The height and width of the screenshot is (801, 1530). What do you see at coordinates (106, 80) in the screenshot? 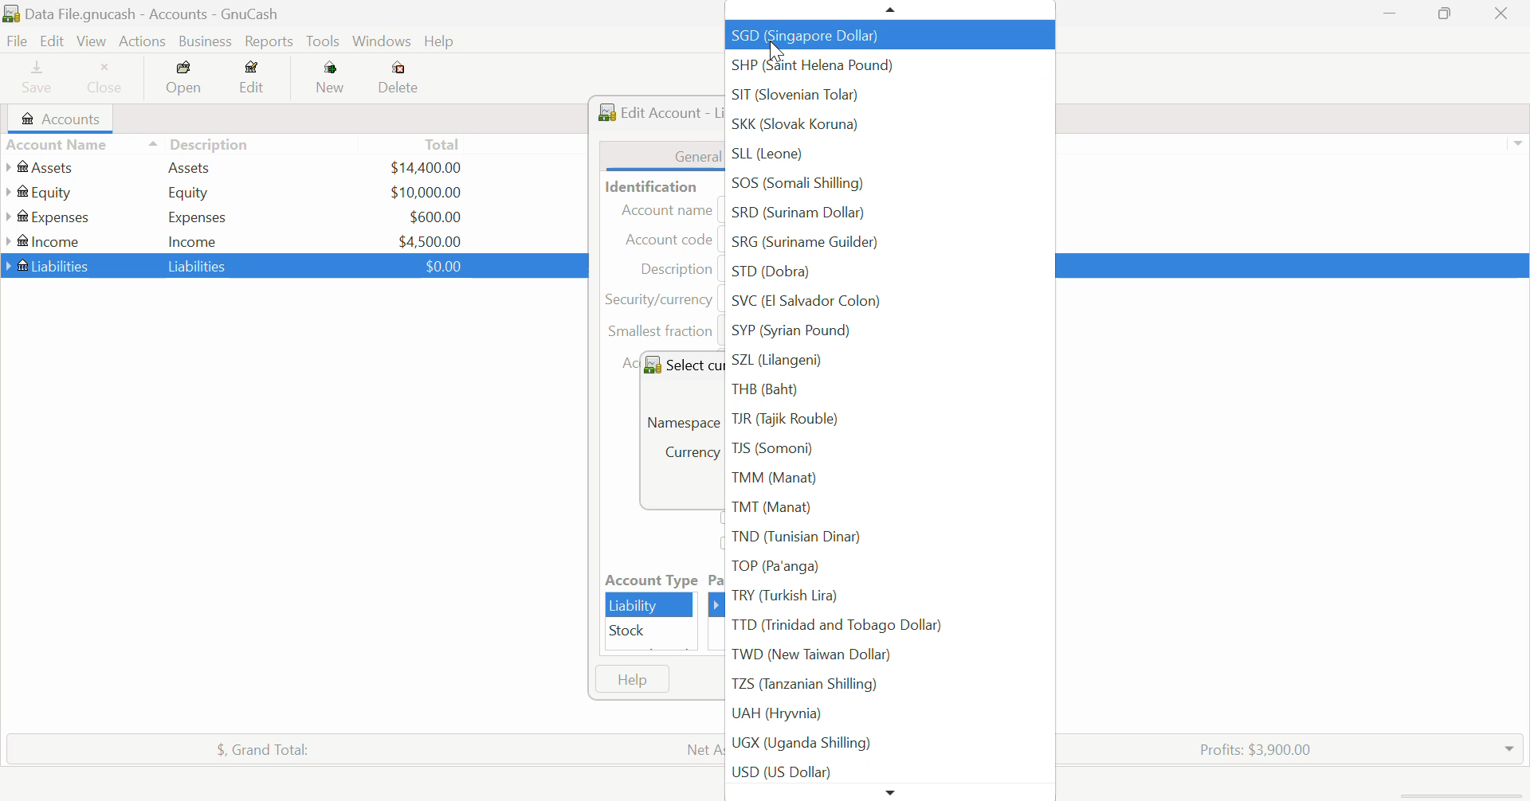
I see `Close` at bounding box center [106, 80].